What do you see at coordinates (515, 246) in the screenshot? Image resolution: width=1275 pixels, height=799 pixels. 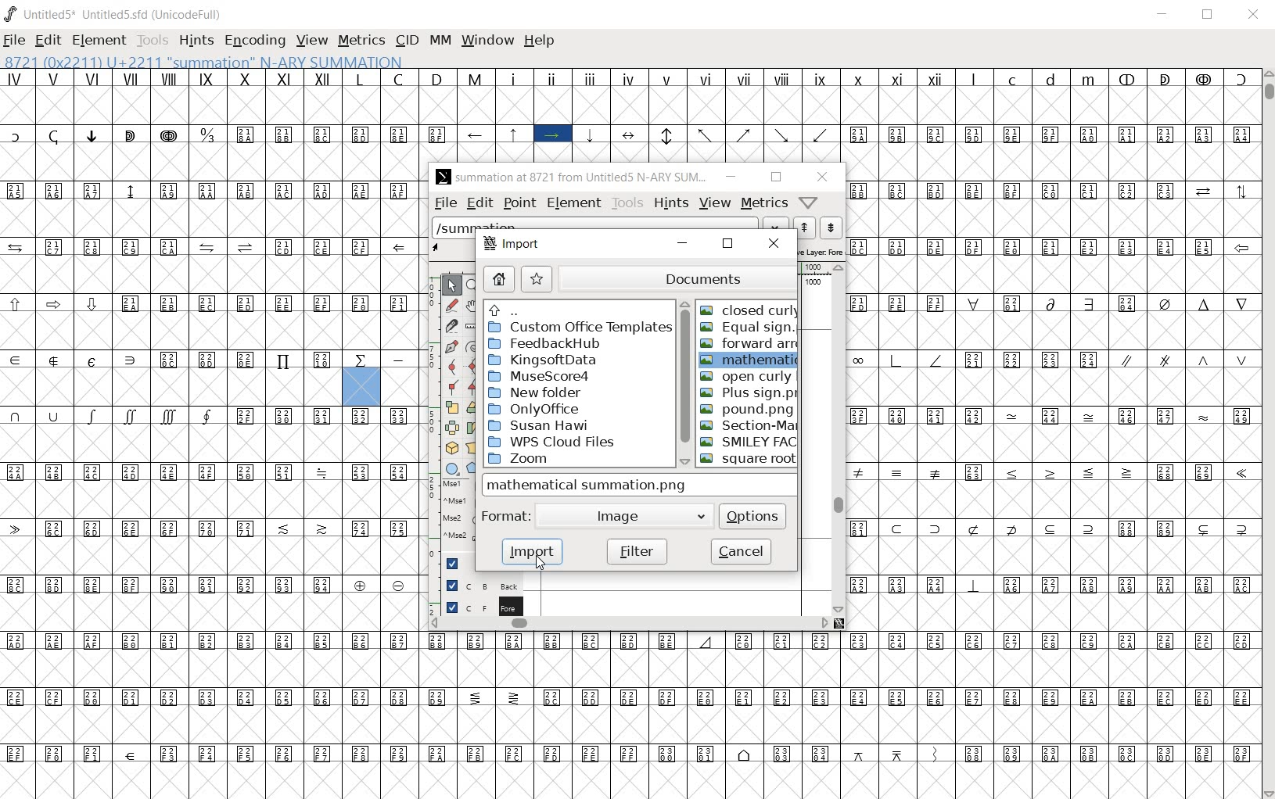 I see `import` at bounding box center [515, 246].